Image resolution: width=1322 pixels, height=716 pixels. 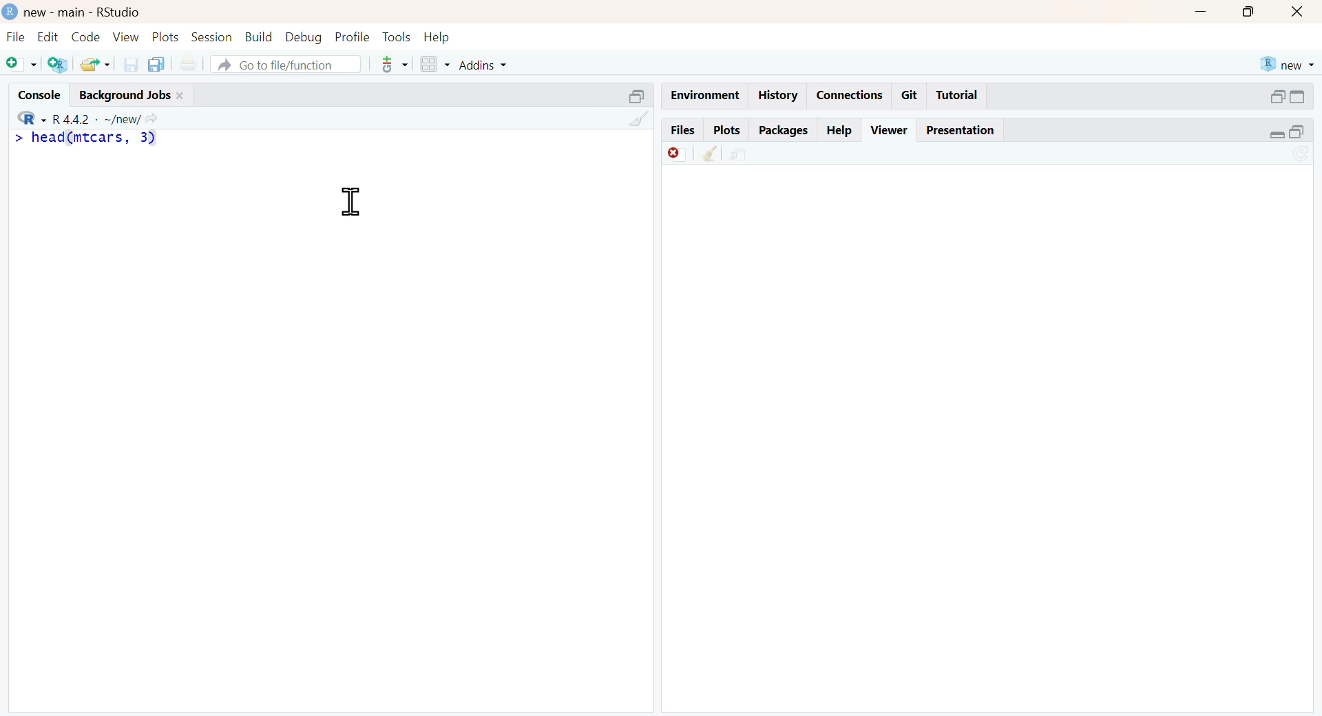 I want to click on ) new - main - RStudio, so click(x=101, y=12).